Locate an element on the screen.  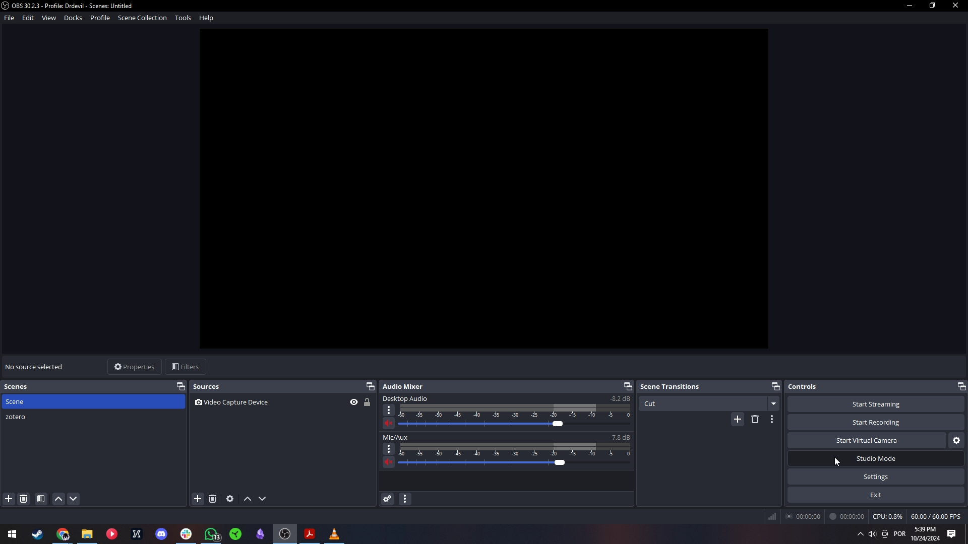
Source properties is located at coordinates (231, 499).